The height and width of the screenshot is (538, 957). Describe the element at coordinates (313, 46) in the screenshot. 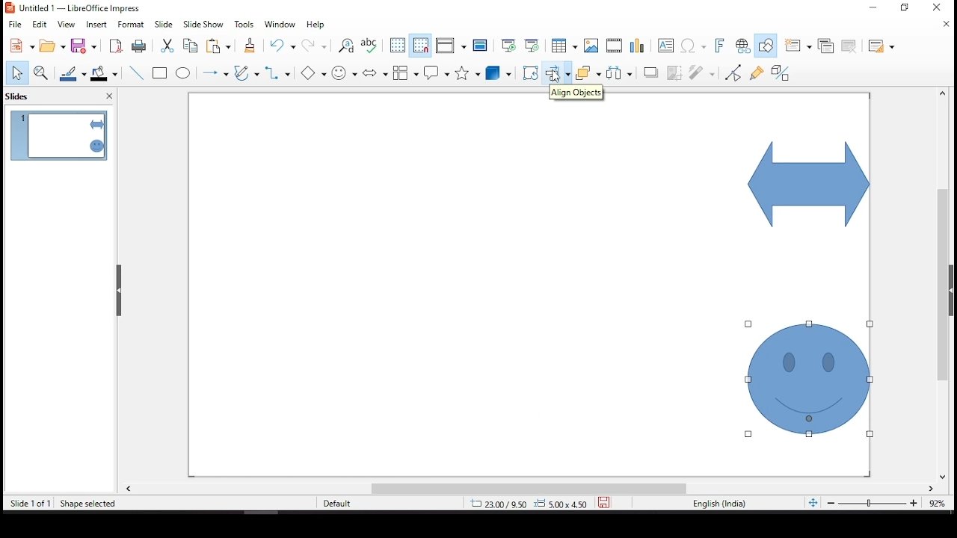

I see `redo` at that location.